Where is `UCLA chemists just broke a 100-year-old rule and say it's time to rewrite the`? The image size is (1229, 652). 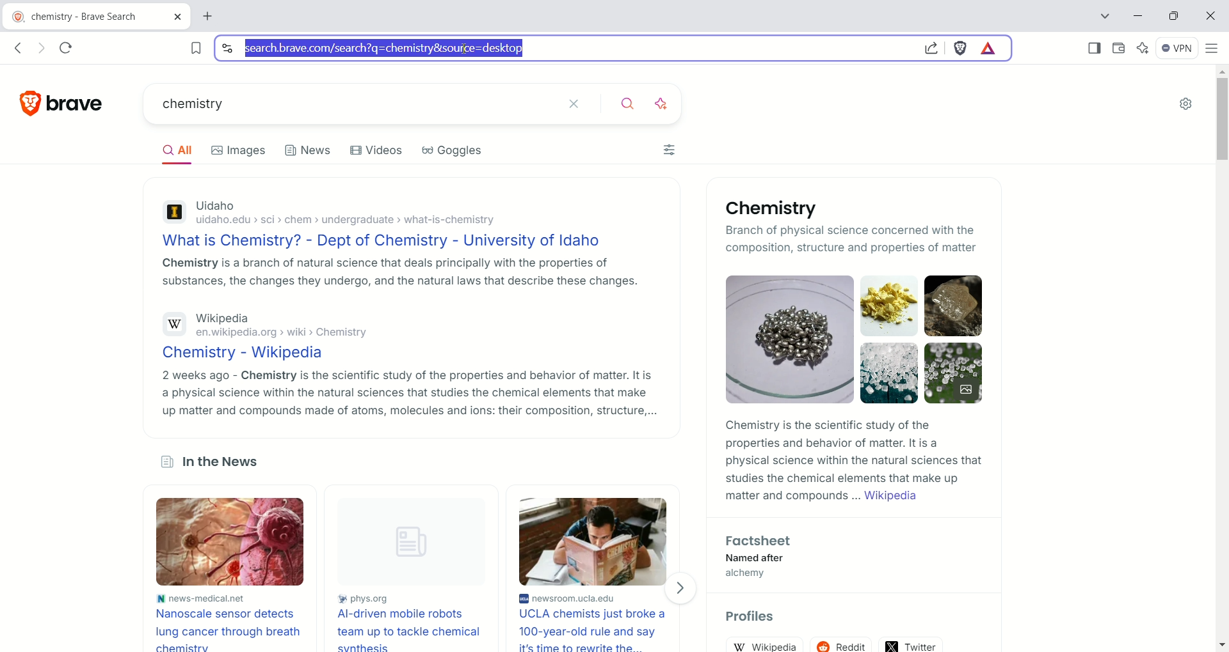 UCLA chemists just broke a 100-year-old rule and say it's time to rewrite the is located at coordinates (597, 630).